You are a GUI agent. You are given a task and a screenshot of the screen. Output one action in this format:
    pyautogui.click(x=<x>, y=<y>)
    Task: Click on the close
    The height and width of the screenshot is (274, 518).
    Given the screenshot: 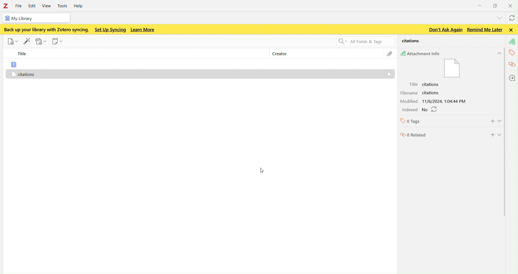 What is the action you would take?
    pyautogui.click(x=511, y=5)
    